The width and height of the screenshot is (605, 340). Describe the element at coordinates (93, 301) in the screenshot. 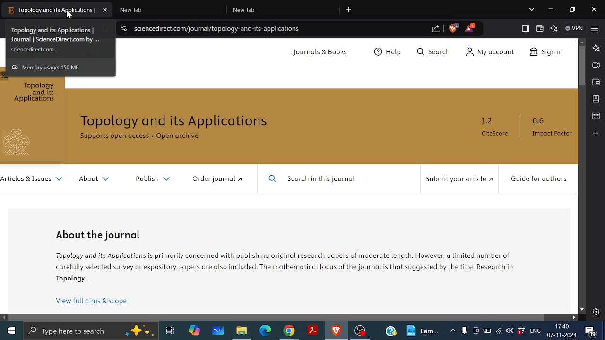

I see `View full aims & scope` at that location.